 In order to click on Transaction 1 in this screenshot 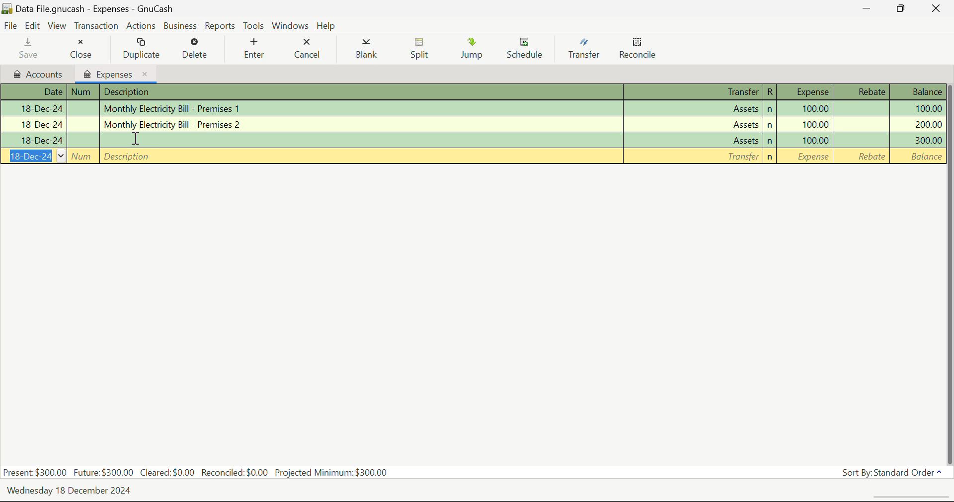, I will do `click(477, 108)`.